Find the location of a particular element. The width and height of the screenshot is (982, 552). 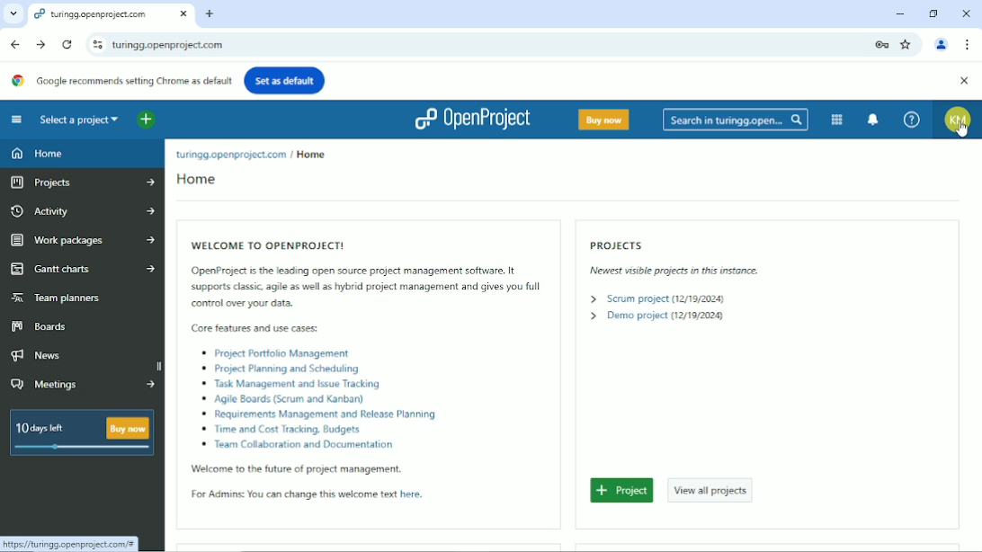

Restore down is located at coordinates (933, 13).